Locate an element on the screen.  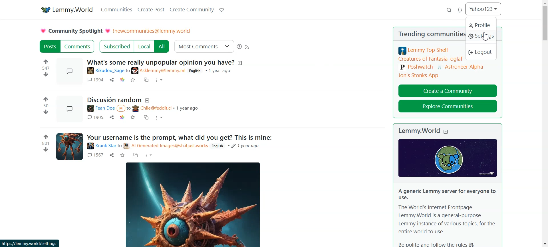
downvote is located at coordinates (46, 112).